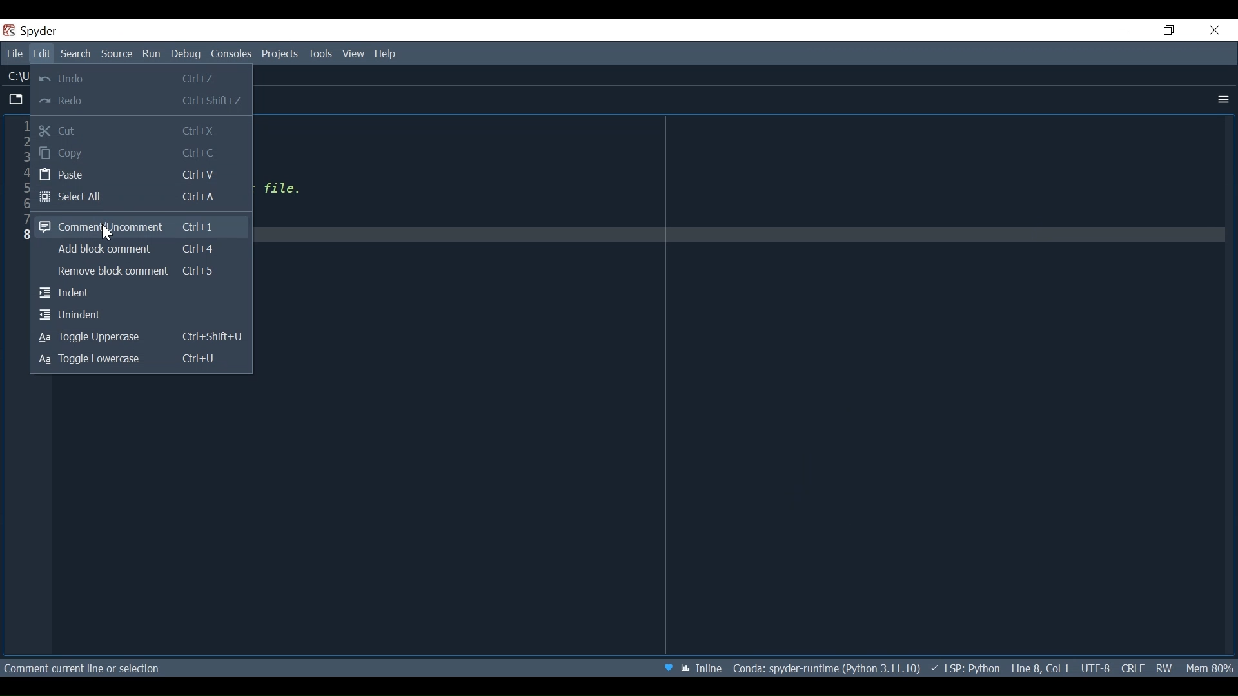 The image size is (1238, 696). I want to click on spyder, so click(40, 34).